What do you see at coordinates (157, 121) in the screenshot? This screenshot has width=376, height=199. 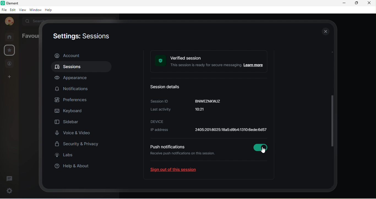 I see `device` at bounding box center [157, 121].